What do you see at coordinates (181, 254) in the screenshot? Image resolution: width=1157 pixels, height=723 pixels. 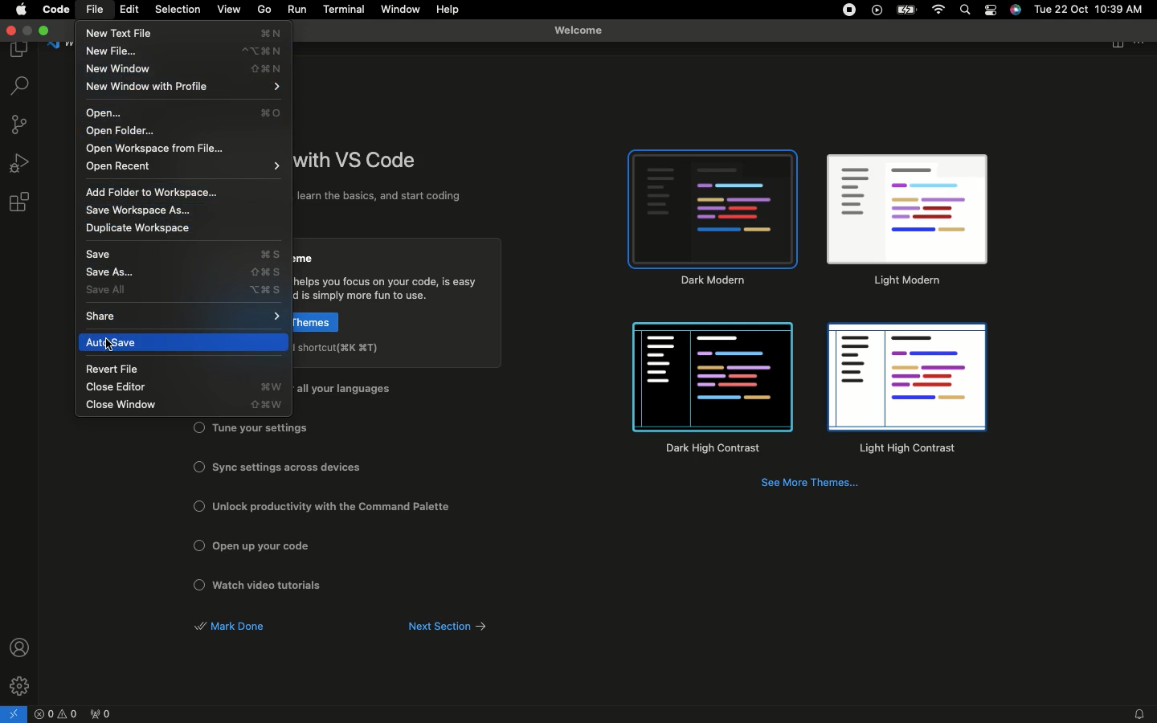 I see `Save` at bounding box center [181, 254].